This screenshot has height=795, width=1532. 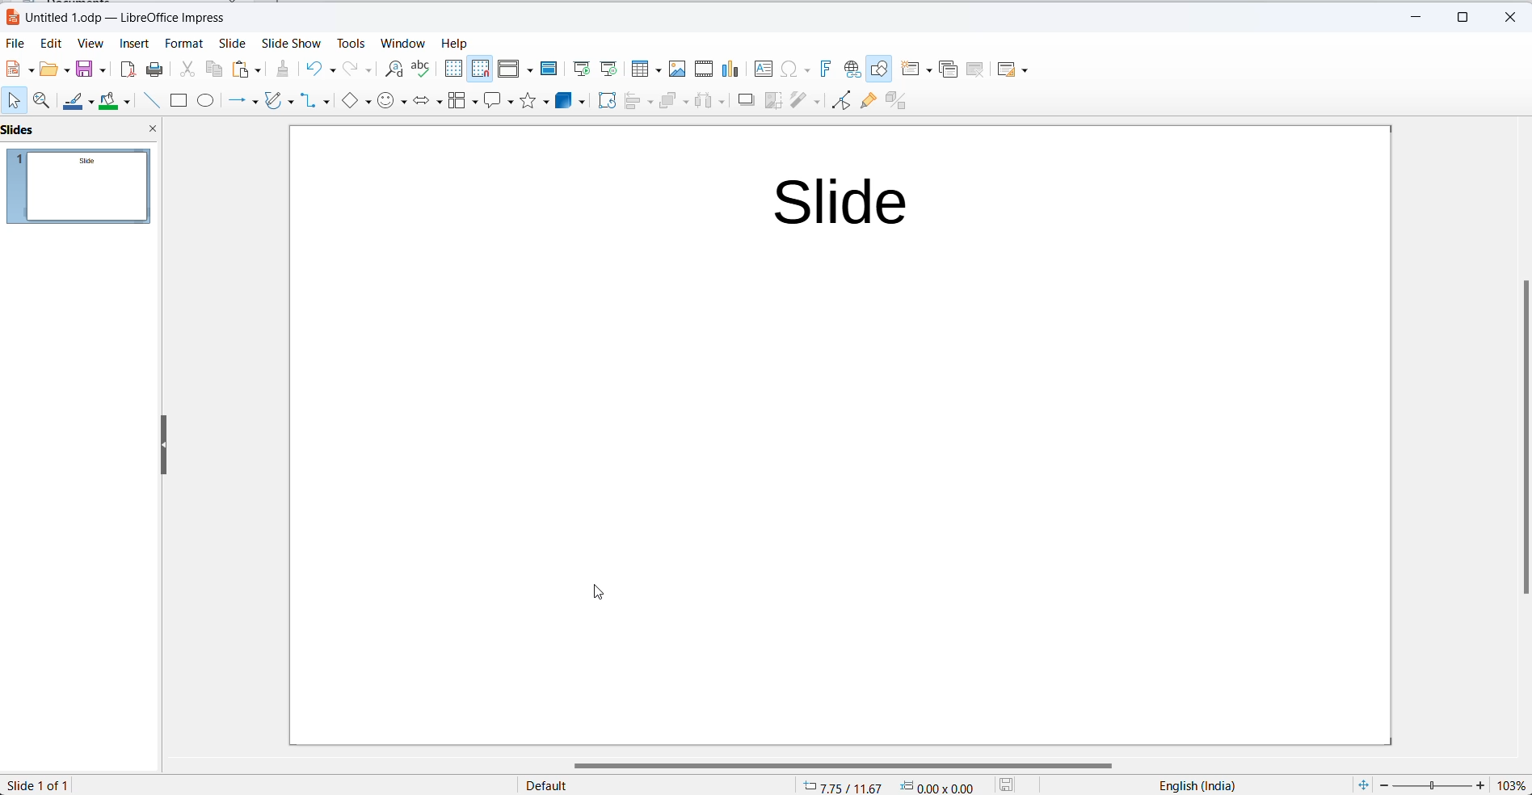 What do you see at coordinates (394, 68) in the screenshot?
I see `Find and replace` at bounding box center [394, 68].